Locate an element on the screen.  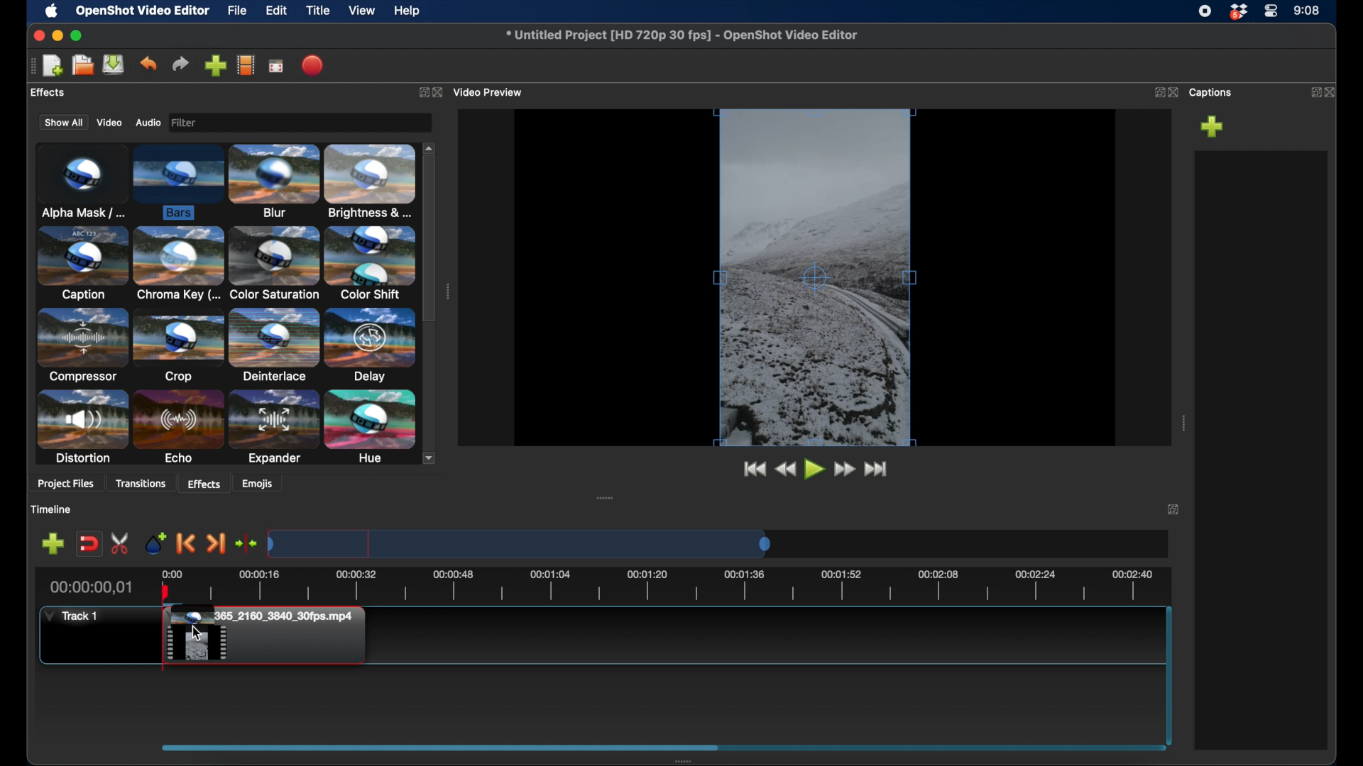
color shift is located at coordinates (371, 263).